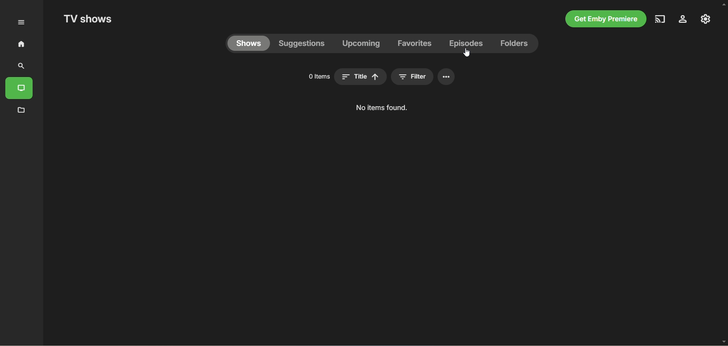 The height and width of the screenshot is (346, 728). What do you see at coordinates (20, 66) in the screenshot?
I see `search` at bounding box center [20, 66].